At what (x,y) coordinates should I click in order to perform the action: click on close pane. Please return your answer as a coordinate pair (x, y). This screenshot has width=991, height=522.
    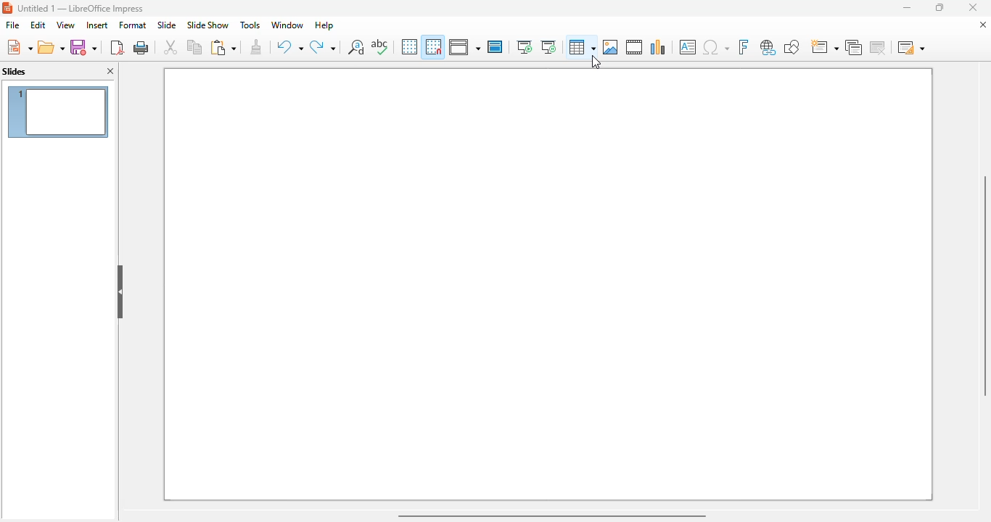
    Looking at the image, I should click on (111, 71).